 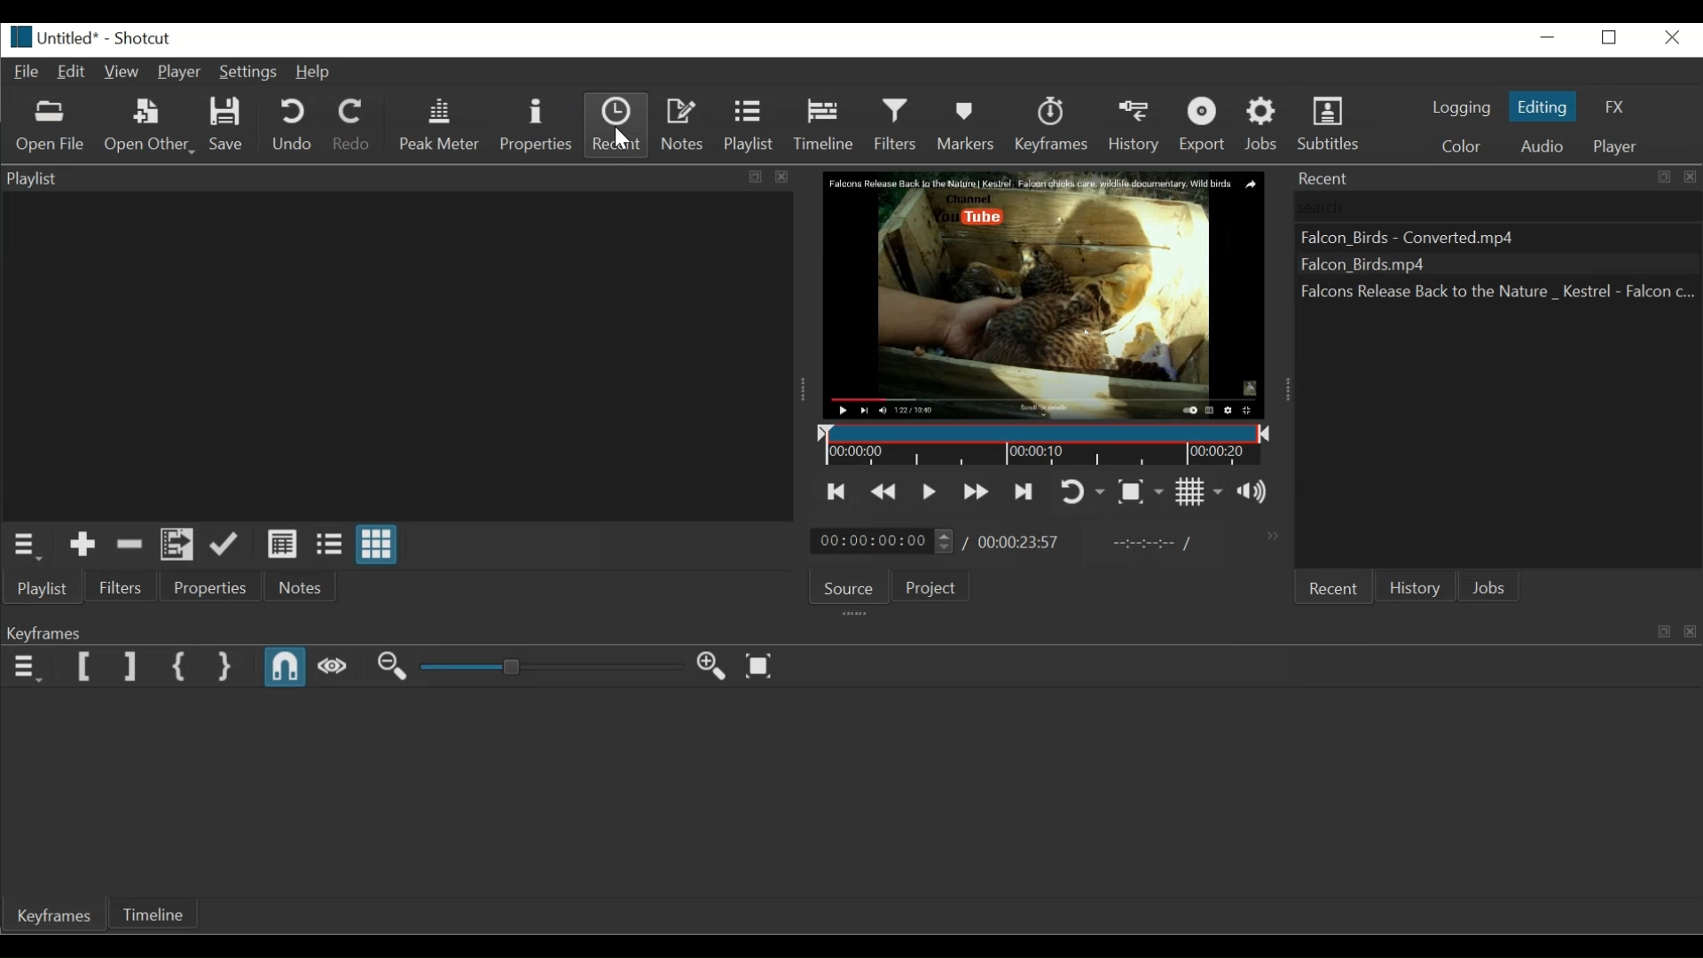 I want to click on 00:00:00:00(Current position), so click(x=882, y=541).